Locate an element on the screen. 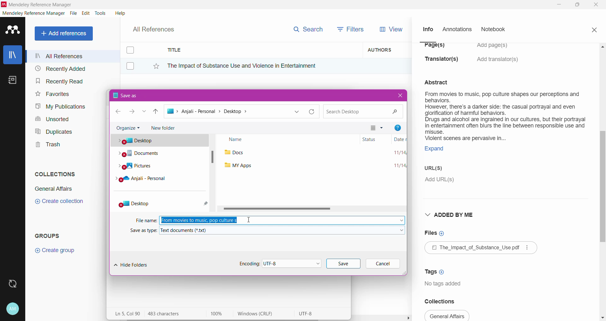  Click to Create Group is located at coordinates (56, 253).